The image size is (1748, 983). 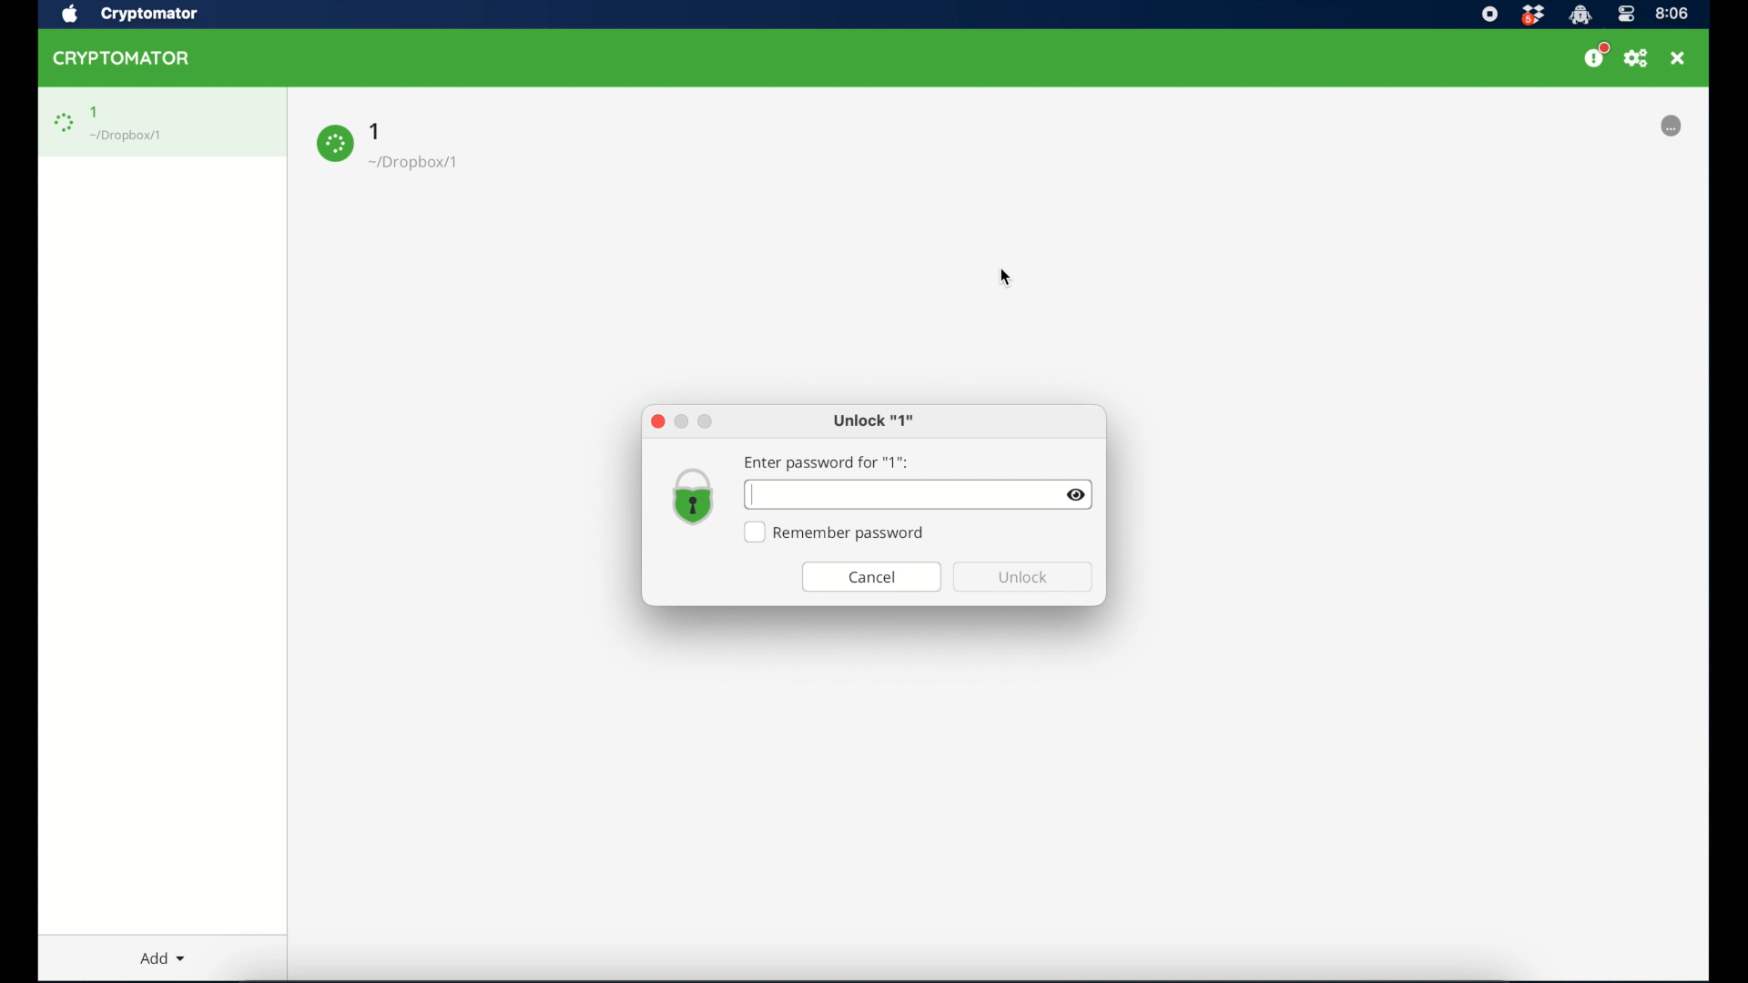 I want to click on dropbox icon, so click(x=1532, y=15).